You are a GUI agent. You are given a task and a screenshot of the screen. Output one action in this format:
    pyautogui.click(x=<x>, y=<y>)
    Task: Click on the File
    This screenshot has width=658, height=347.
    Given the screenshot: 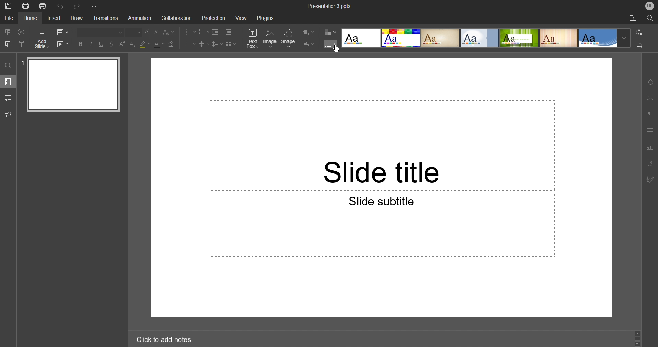 What is the action you would take?
    pyautogui.click(x=8, y=19)
    